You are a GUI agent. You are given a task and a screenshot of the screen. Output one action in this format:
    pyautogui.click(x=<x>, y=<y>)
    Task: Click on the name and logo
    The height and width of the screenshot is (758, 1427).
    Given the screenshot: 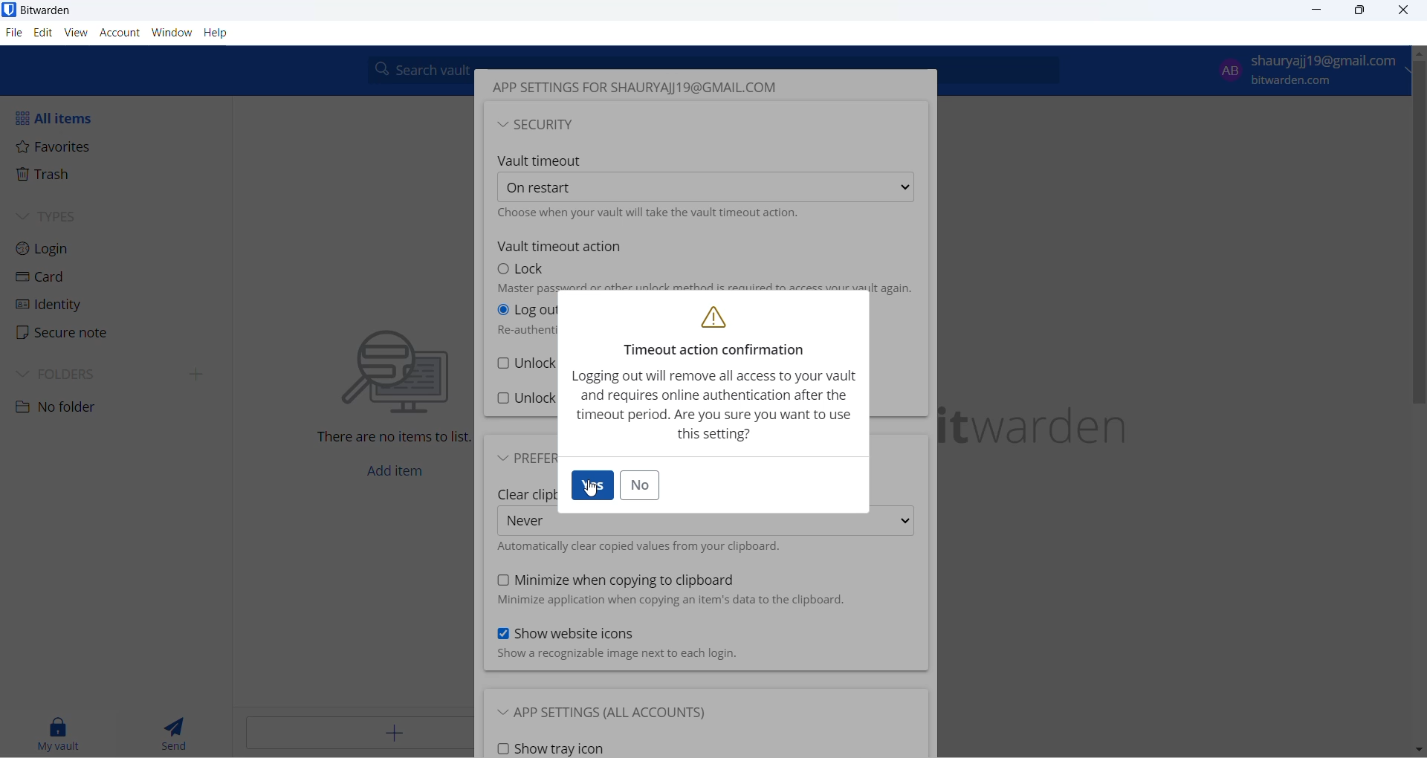 What is the action you would take?
    pyautogui.click(x=1058, y=423)
    